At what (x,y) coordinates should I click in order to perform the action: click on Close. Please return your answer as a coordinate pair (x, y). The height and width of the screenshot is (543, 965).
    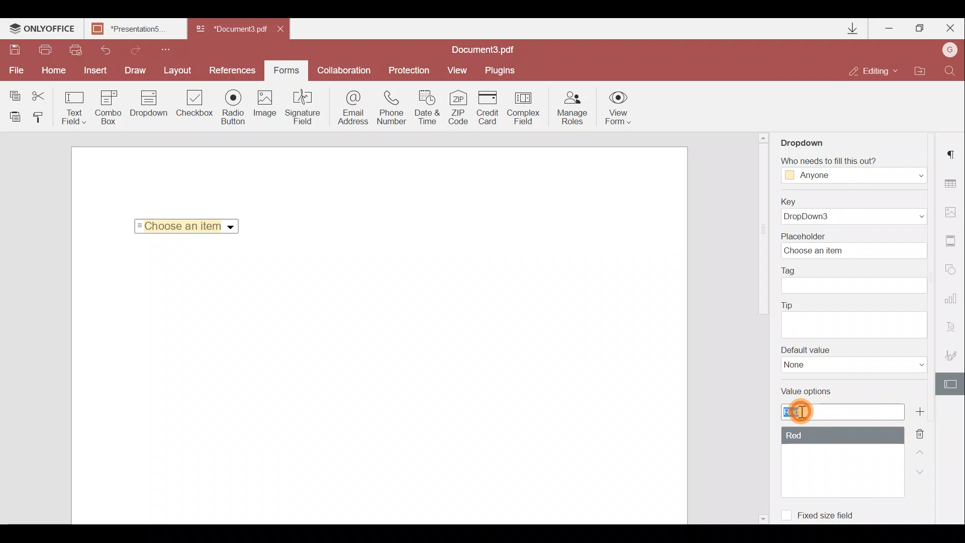
    Looking at the image, I should click on (949, 29).